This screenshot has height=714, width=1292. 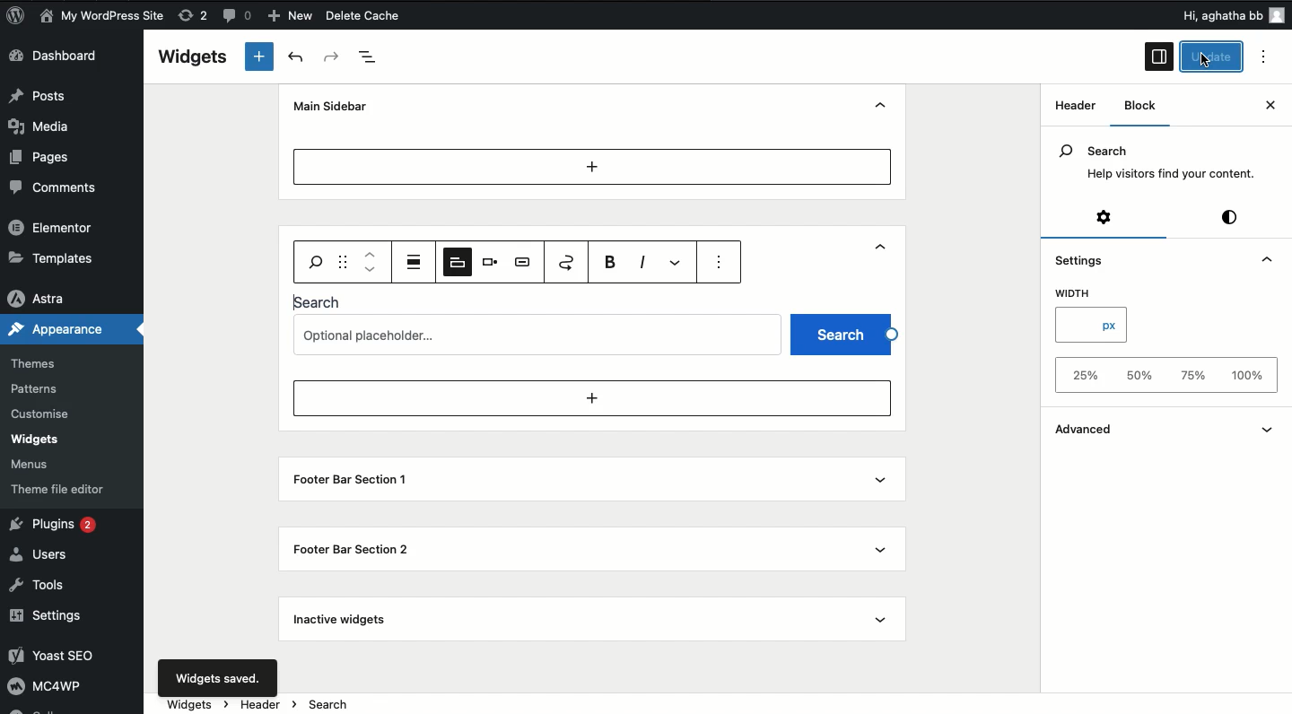 I want to click on Undo, so click(x=295, y=57).